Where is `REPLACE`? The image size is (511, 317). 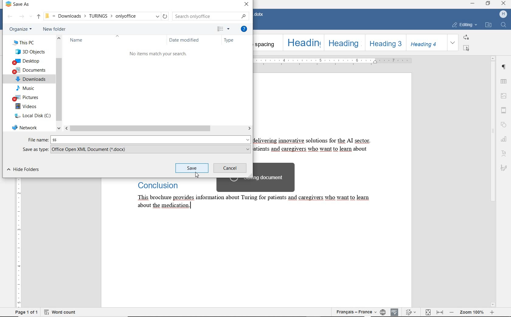 REPLACE is located at coordinates (466, 37).